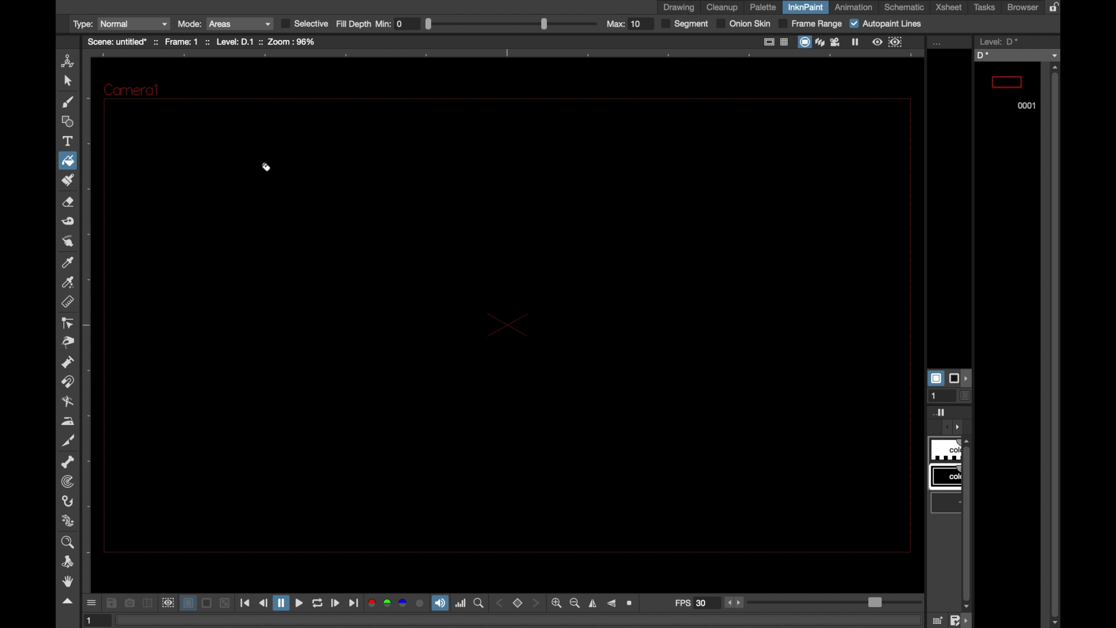 This screenshot has width=1116, height=628. What do you see at coordinates (852, 7) in the screenshot?
I see `animation` at bounding box center [852, 7].